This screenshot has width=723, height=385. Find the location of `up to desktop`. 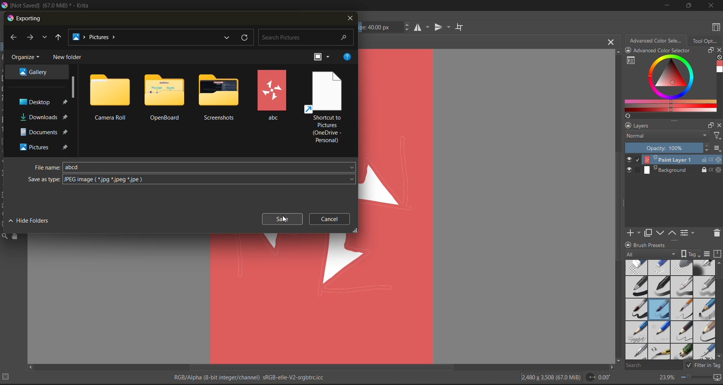

up to desktop is located at coordinates (59, 37).